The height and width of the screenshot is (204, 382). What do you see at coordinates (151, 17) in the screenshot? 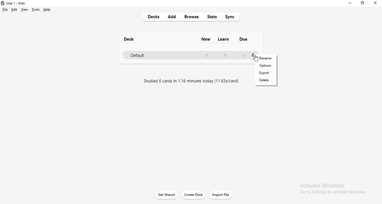
I see `decks` at bounding box center [151, 17].